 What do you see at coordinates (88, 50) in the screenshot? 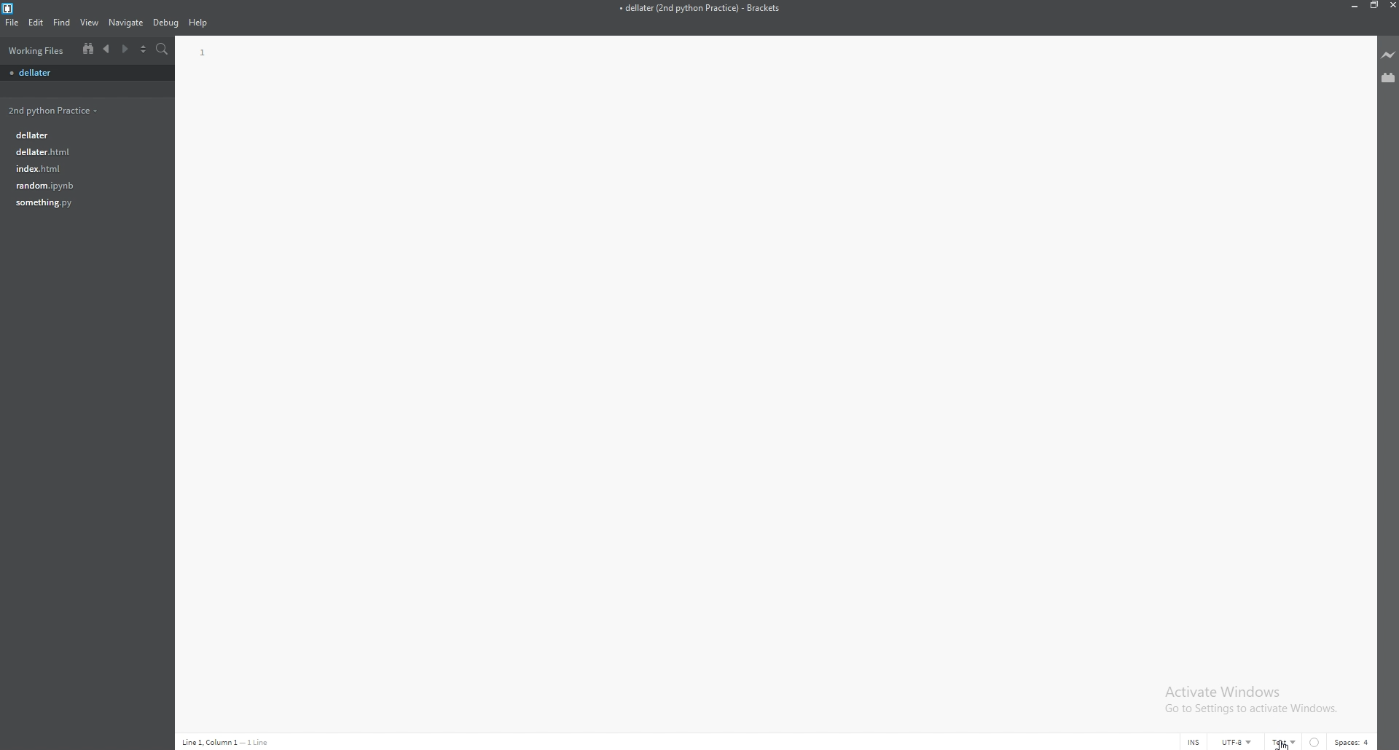
I see `tree view` at bounding box center [88, 50].